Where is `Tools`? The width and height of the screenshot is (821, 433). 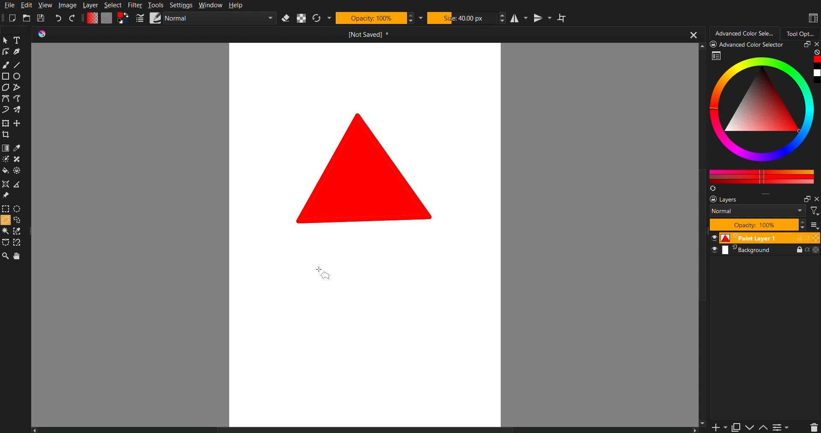
Tools is located at coordinates (157, 6).